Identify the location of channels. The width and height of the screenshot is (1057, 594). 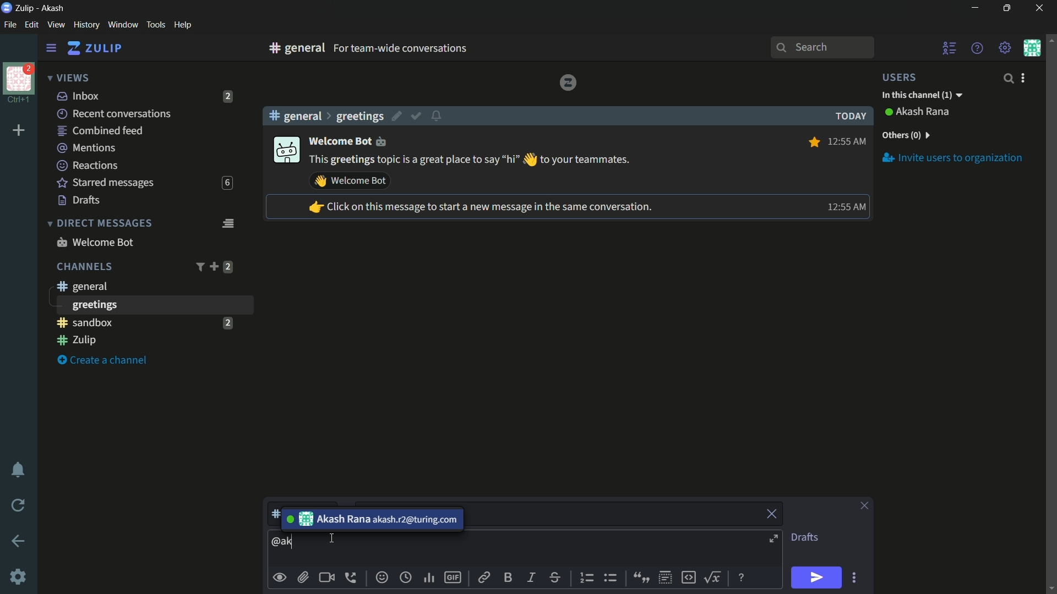
(84, 267).